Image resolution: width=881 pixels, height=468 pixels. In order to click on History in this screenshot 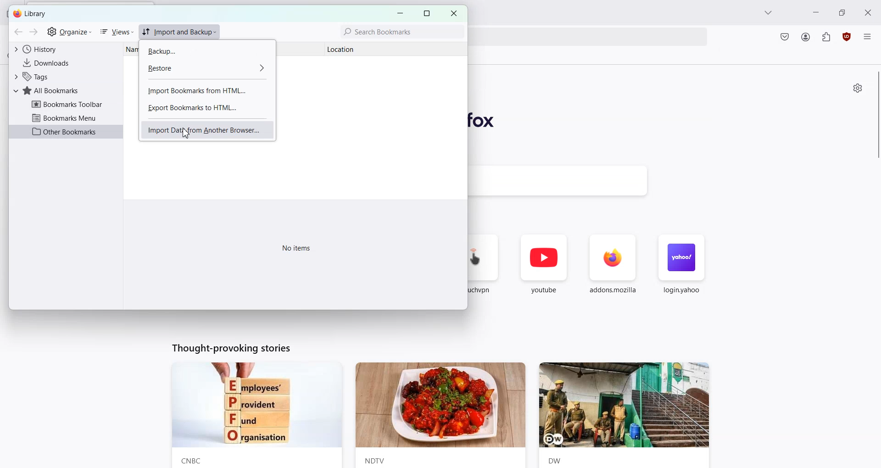, I will do `click(64, 49)`.